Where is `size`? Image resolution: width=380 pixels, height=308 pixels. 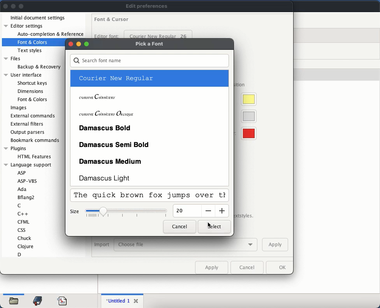
size is located at coordinates (182, 211).